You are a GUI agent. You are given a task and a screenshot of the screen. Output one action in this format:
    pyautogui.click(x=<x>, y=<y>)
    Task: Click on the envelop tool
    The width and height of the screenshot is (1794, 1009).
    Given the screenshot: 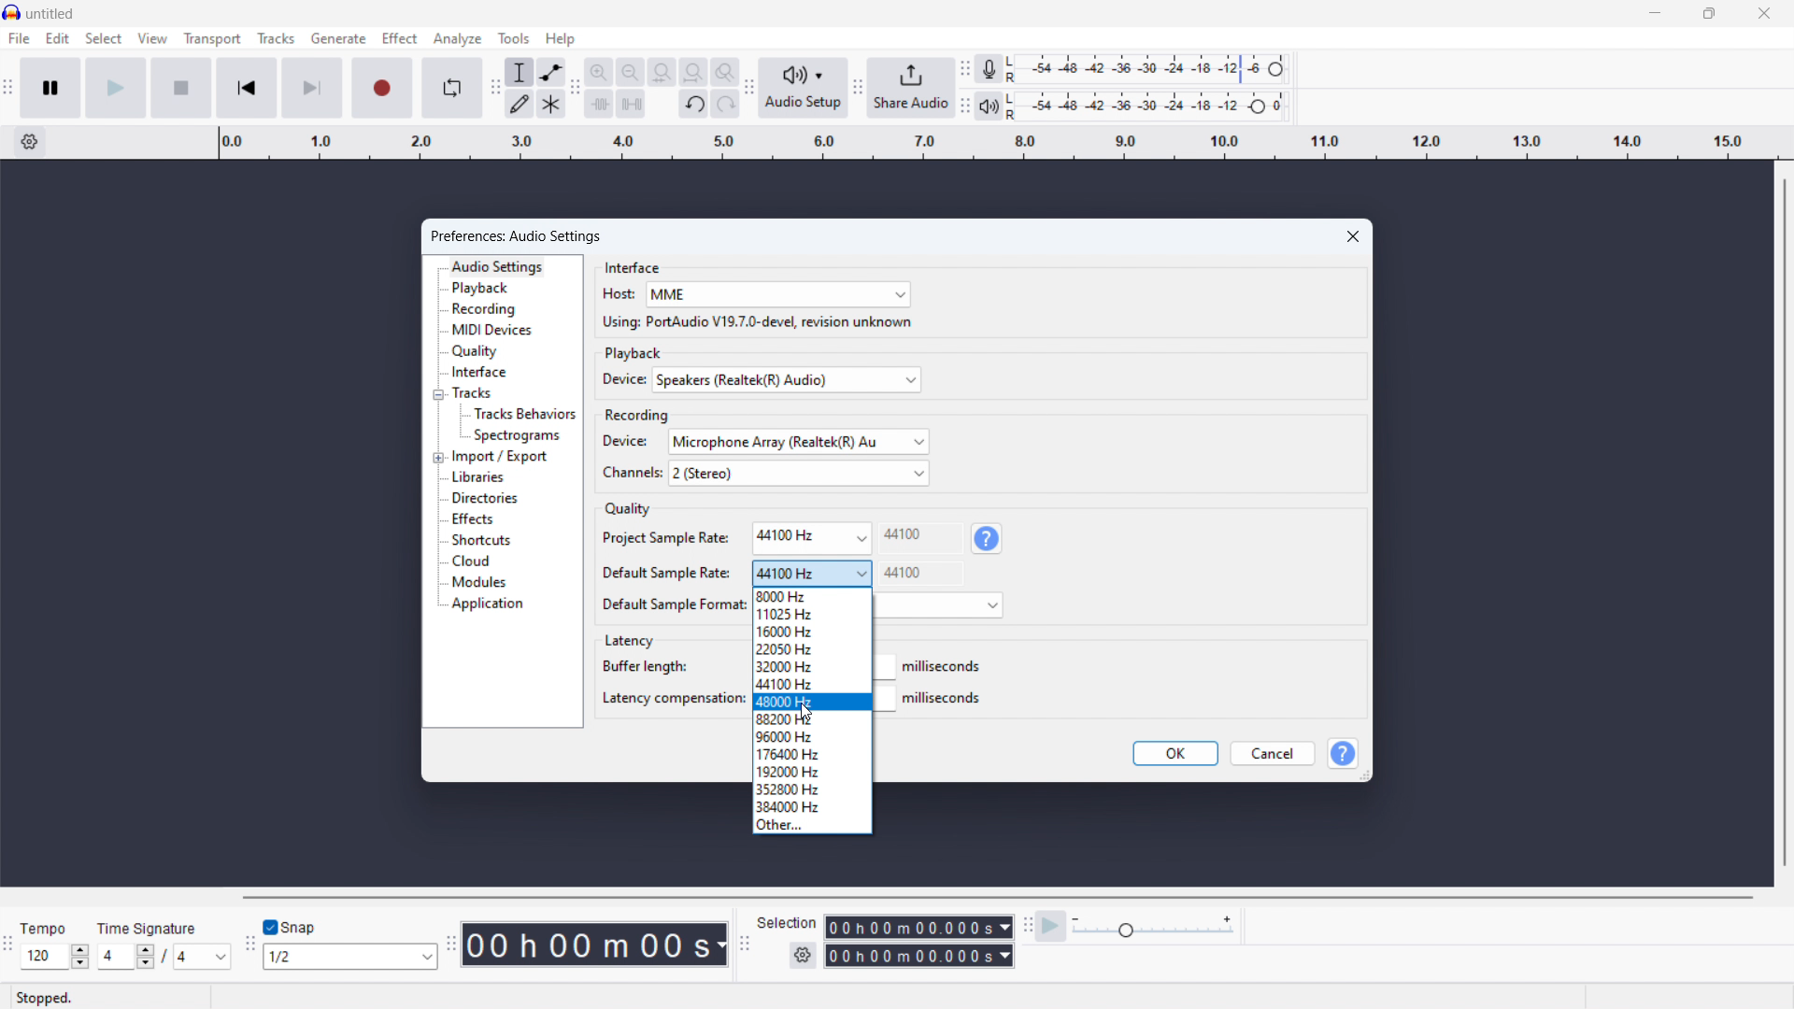 What is the action you would take?
    pyautogui.click(x=551, y=72)
    